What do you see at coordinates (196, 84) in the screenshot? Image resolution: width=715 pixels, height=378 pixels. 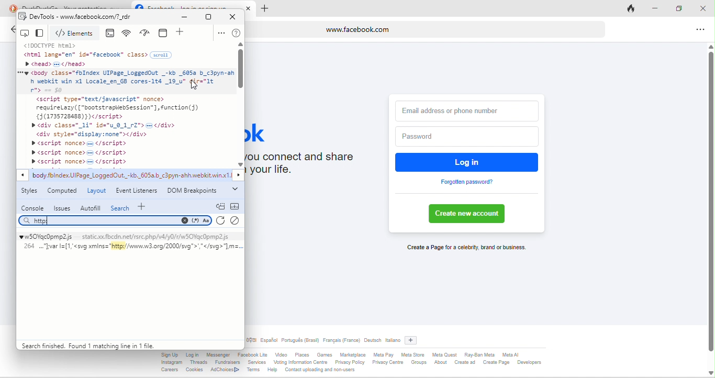 I see `cursor movement` at bounding box center [196, 84].